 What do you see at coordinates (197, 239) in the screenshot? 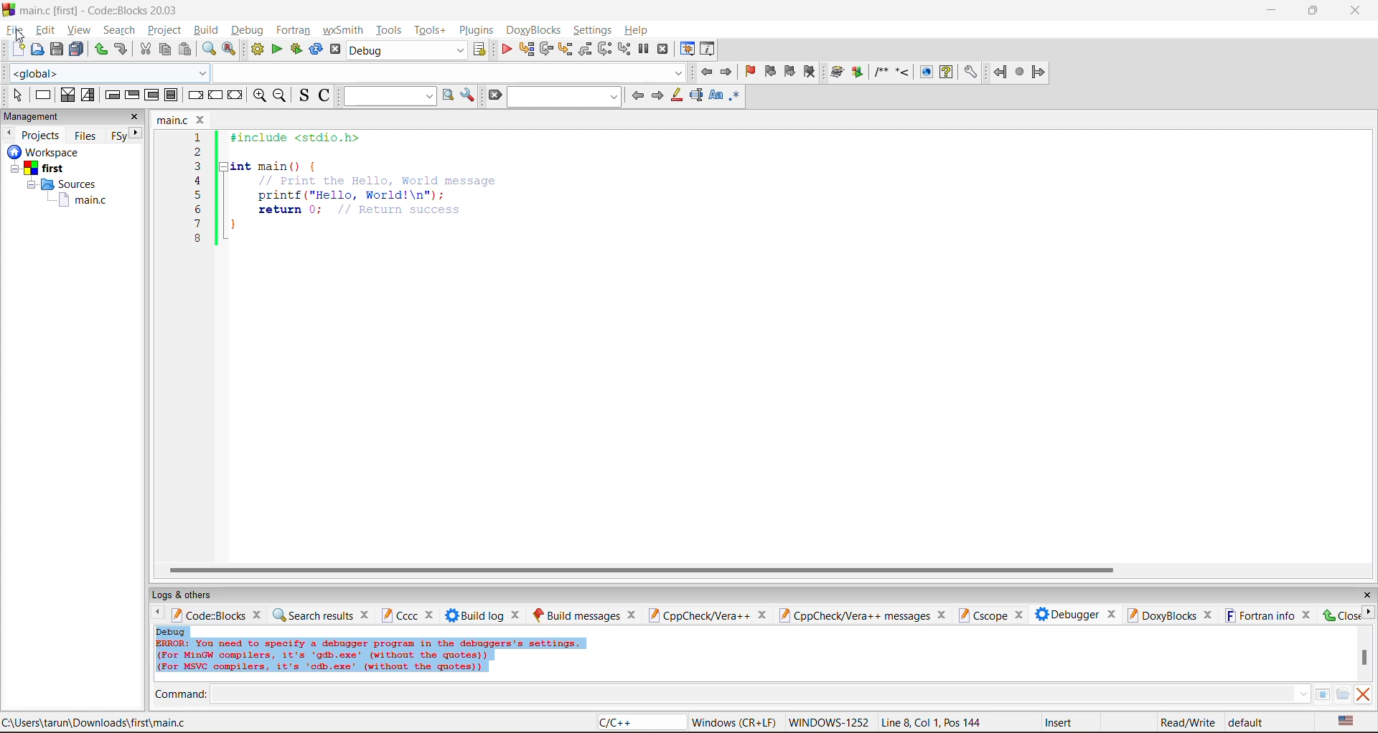
I see `8` at bounding box center [197, 239].